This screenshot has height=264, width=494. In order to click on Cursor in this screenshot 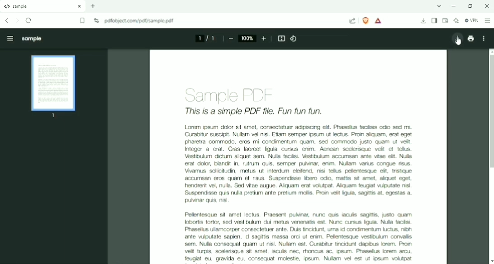, I will do `click(458, 41)`.